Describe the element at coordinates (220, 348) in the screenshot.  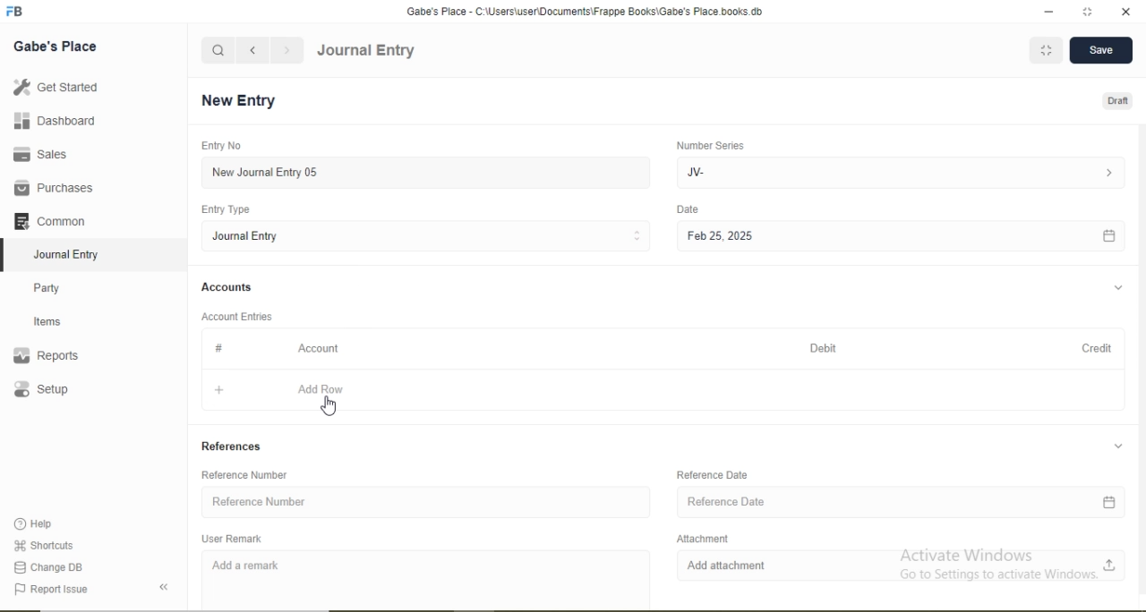
I see `` at that location.